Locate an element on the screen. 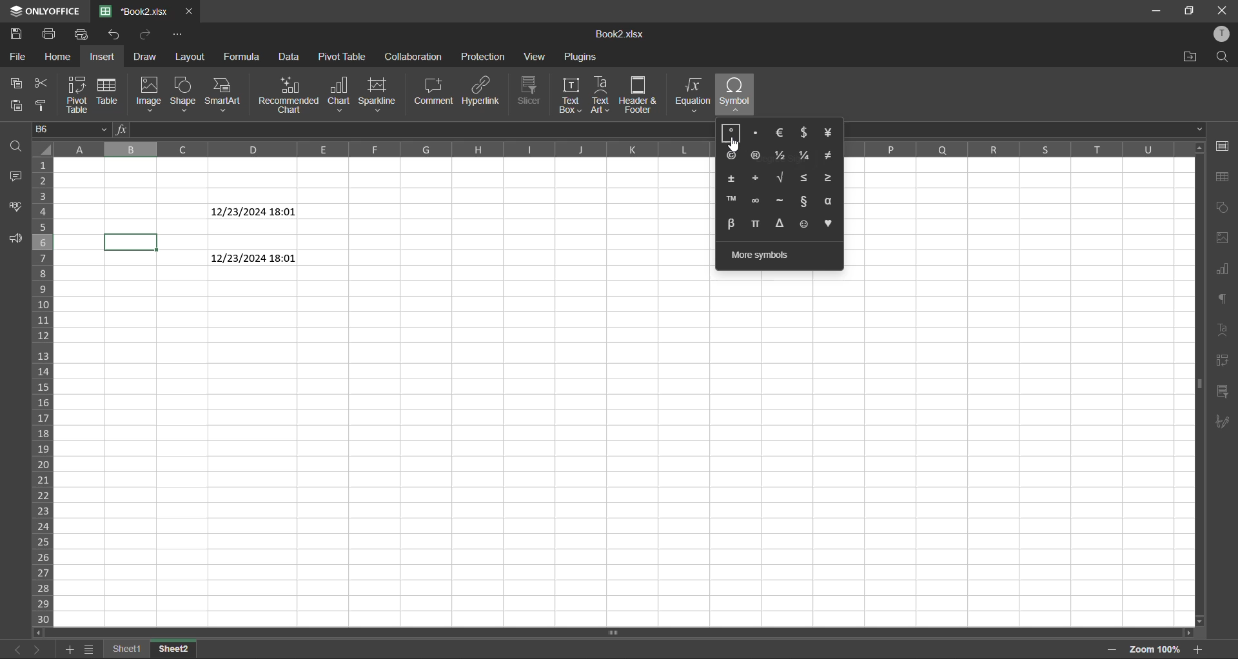 This screenshot has width=1238, height=659. header and footer is located at coordinates (644, 95).